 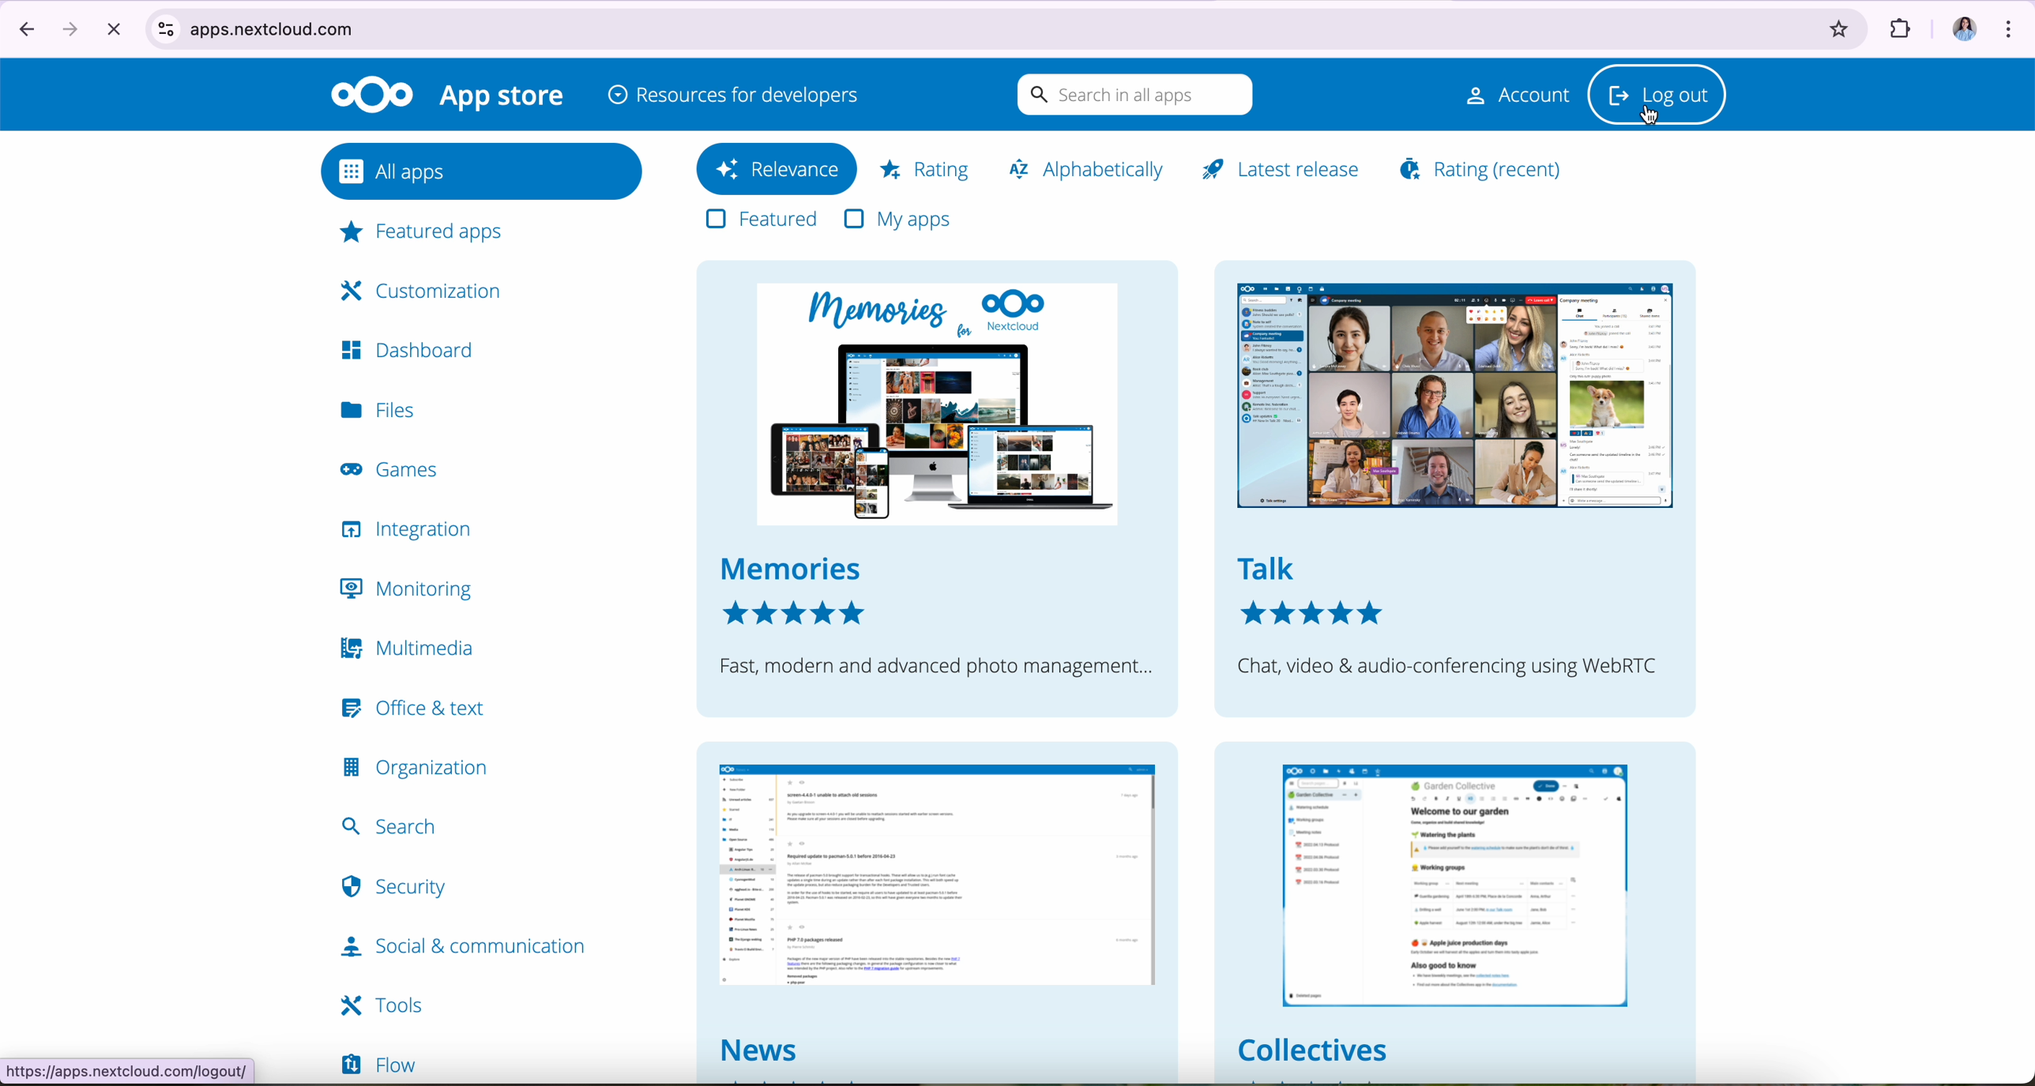 I want to click on rating (recent), so click(x=1481, y=167).